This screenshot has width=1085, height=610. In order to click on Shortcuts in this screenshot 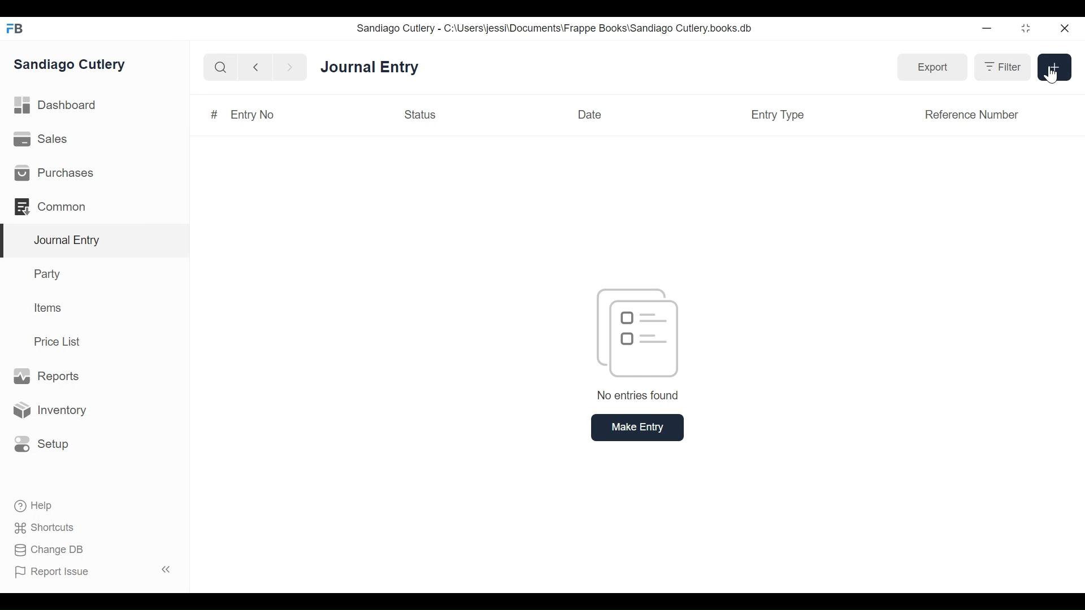, I will do `click(47, 528)`.